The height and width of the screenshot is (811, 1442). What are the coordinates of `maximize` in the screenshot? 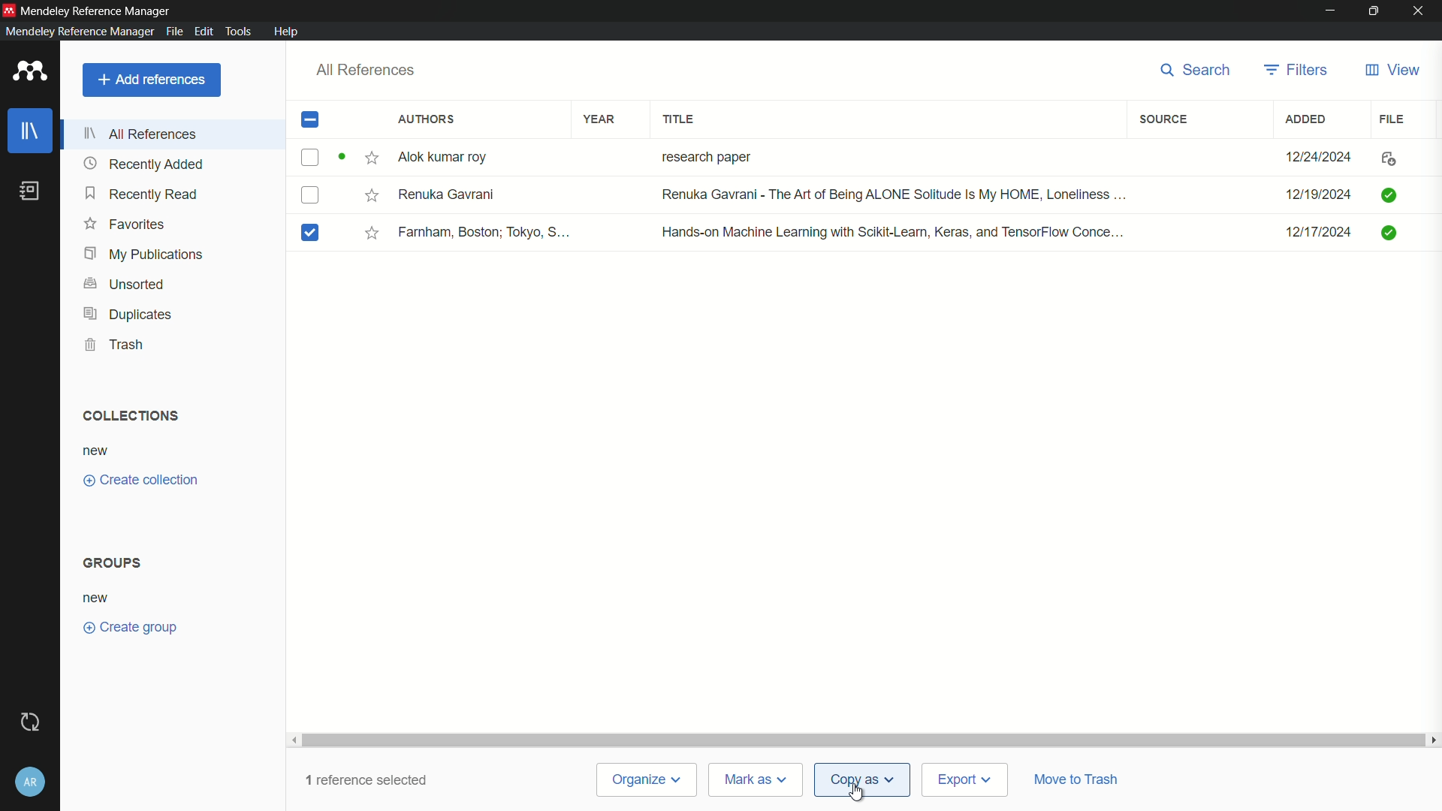 It's located at (1371, 11).